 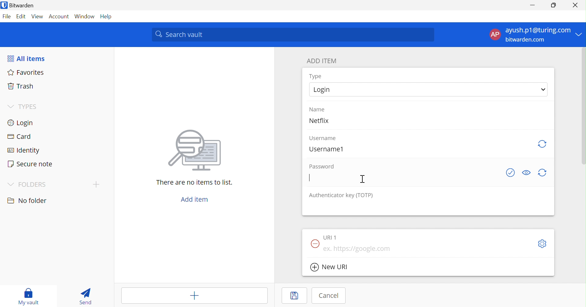 What do you see at coordinates (193, 182) in the screenshot?
I see `There are no items to list.` at bounding box center [193, 182].